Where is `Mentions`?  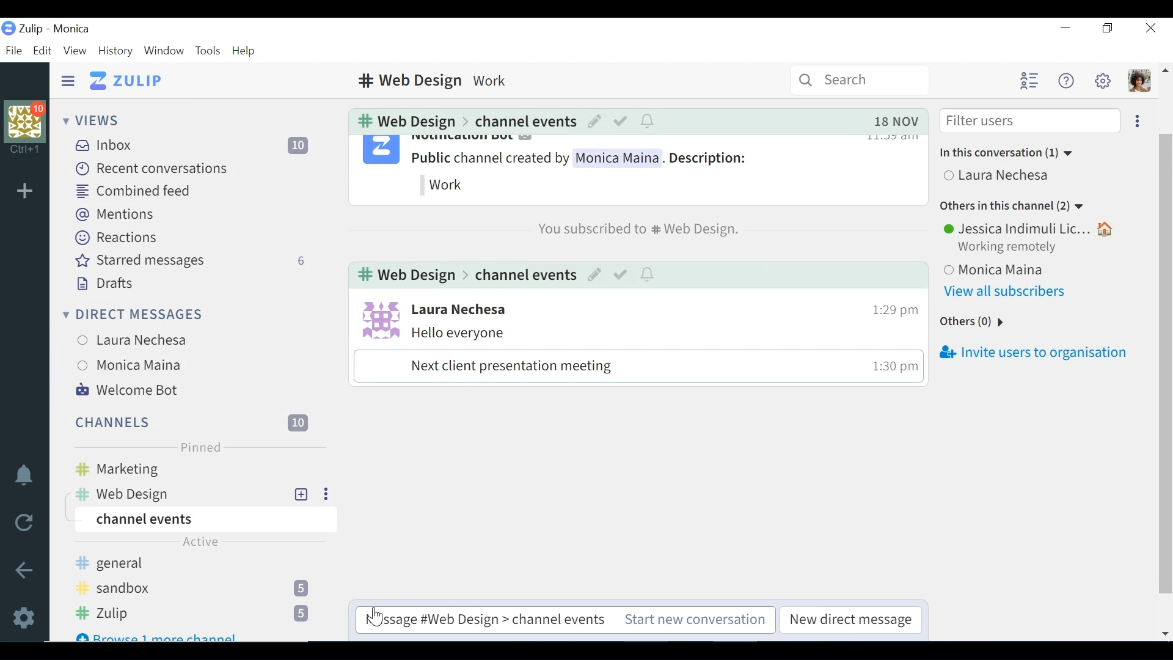
Mentions is located at coordinates (115, 215).